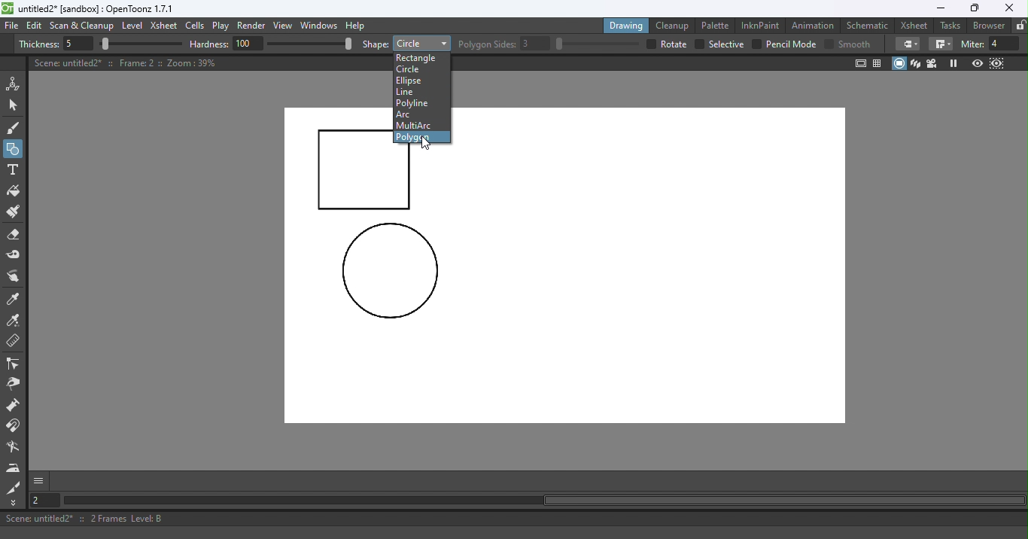 Image resolution: width=1028 pixels, height=539 pixels. What do you see at coordinates (38, 480) in the screenshot?
I see `More options` at bounding box center [38, 480].